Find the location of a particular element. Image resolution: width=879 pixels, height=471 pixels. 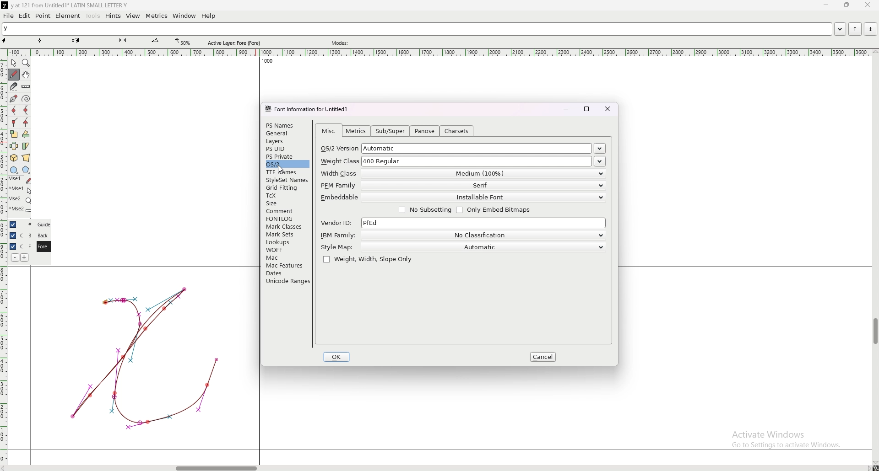

add layer is located at coordinates (25, 257).